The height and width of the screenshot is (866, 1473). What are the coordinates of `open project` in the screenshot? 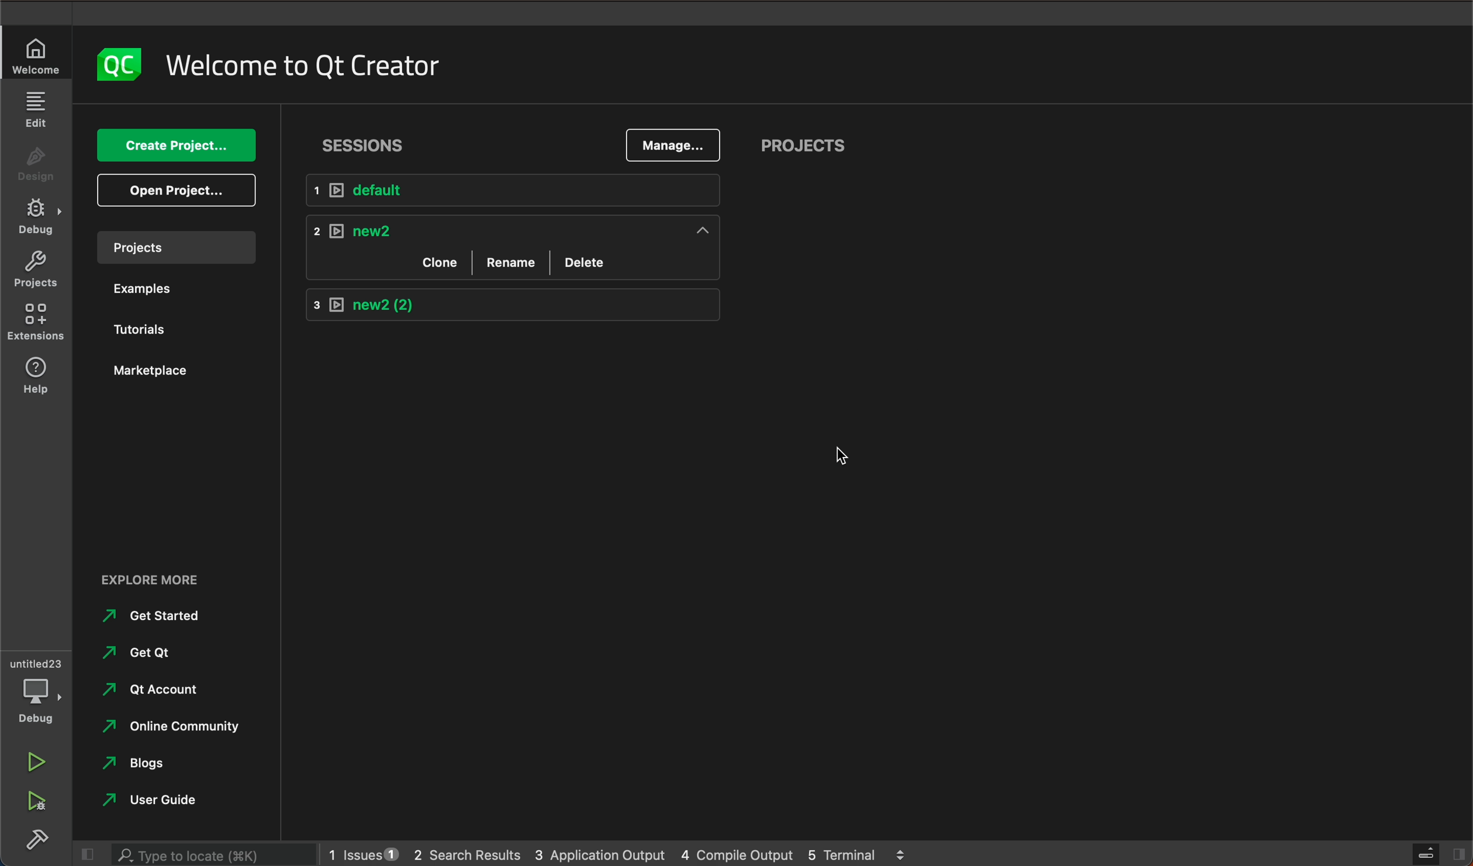 It's located at (175, 190).